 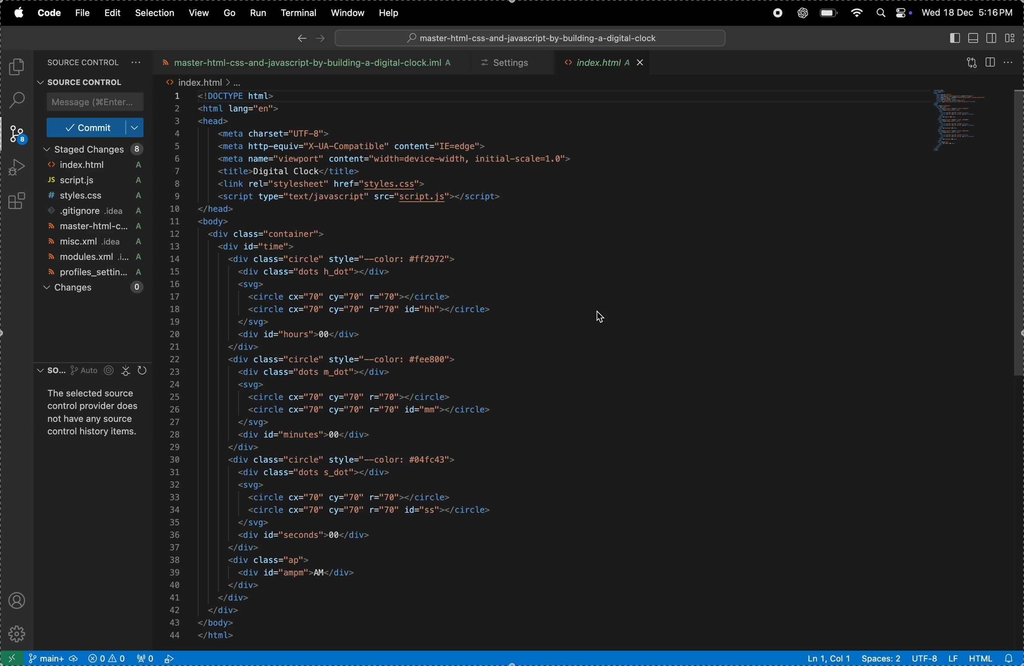 I want to click on battery, so click(x=828, y=14).